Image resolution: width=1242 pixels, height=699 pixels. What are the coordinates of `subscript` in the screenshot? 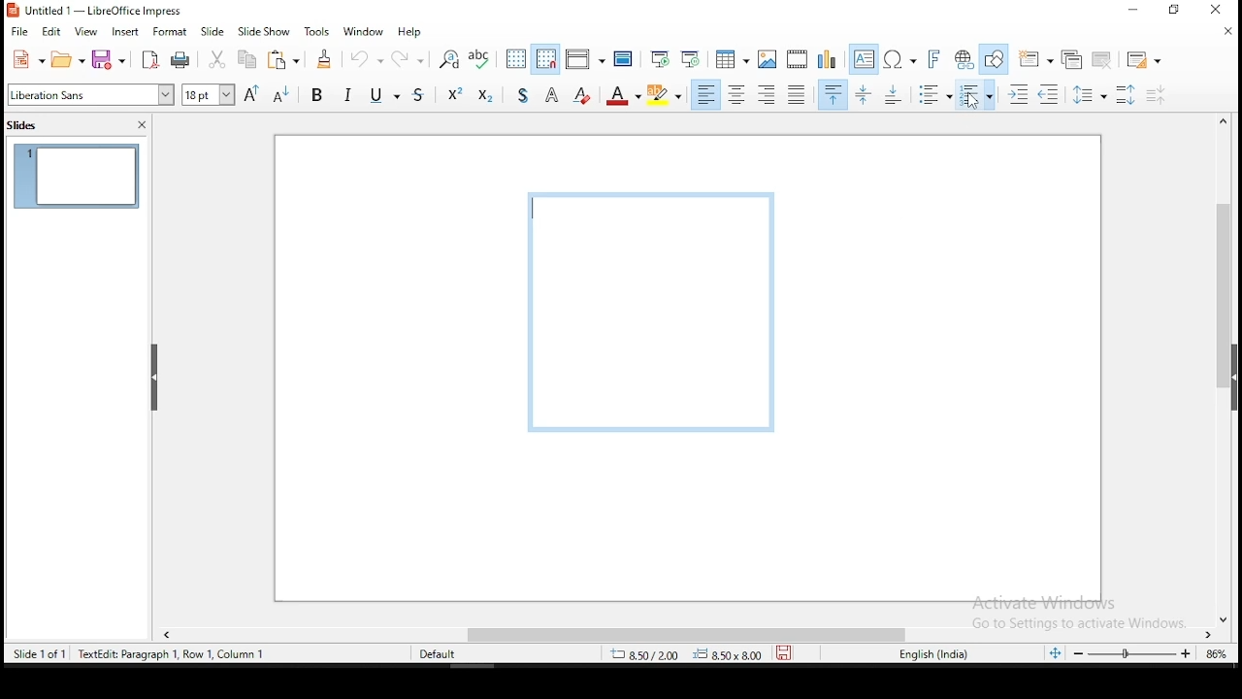 It's located at (487, 96).